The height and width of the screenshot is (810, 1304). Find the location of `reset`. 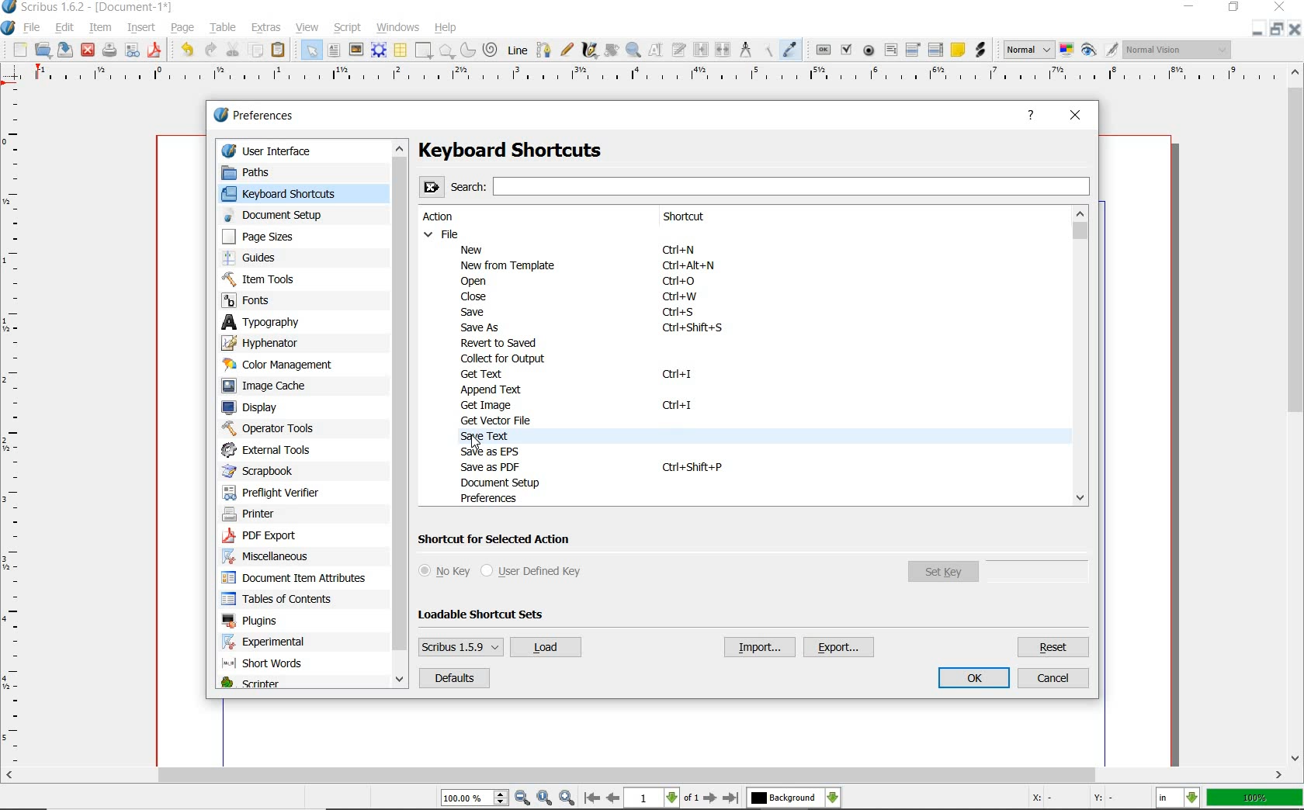

reset is located at coordinates (1054, 647).